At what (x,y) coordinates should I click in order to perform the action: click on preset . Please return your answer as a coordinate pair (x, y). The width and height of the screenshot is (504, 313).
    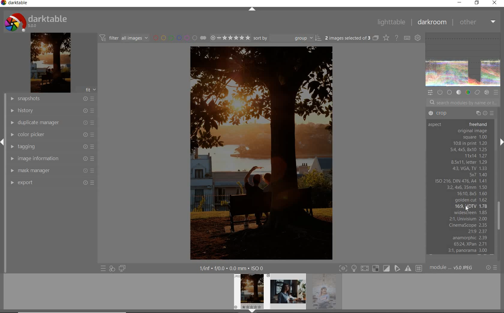
    Looking at the image, I should click on (496, 92).